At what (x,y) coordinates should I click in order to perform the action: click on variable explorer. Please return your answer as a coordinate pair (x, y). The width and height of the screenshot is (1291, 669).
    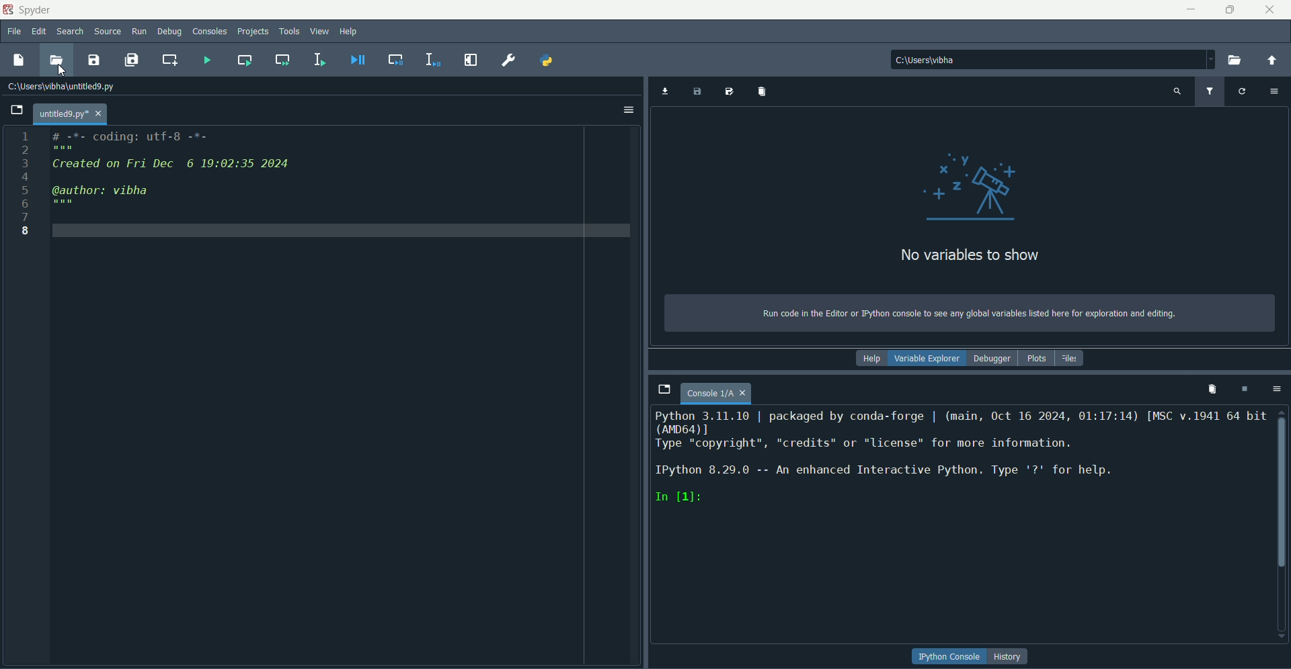
    Looking at the image, I should click on (931, 359).